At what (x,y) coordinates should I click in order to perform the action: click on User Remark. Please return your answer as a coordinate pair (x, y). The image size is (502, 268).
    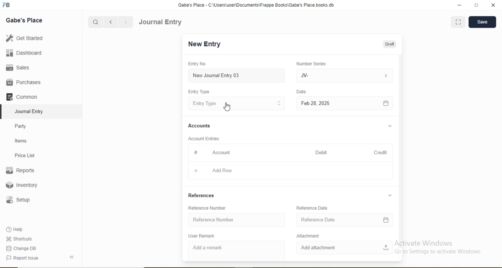
    Looking at the image, I should click on (201, 236).